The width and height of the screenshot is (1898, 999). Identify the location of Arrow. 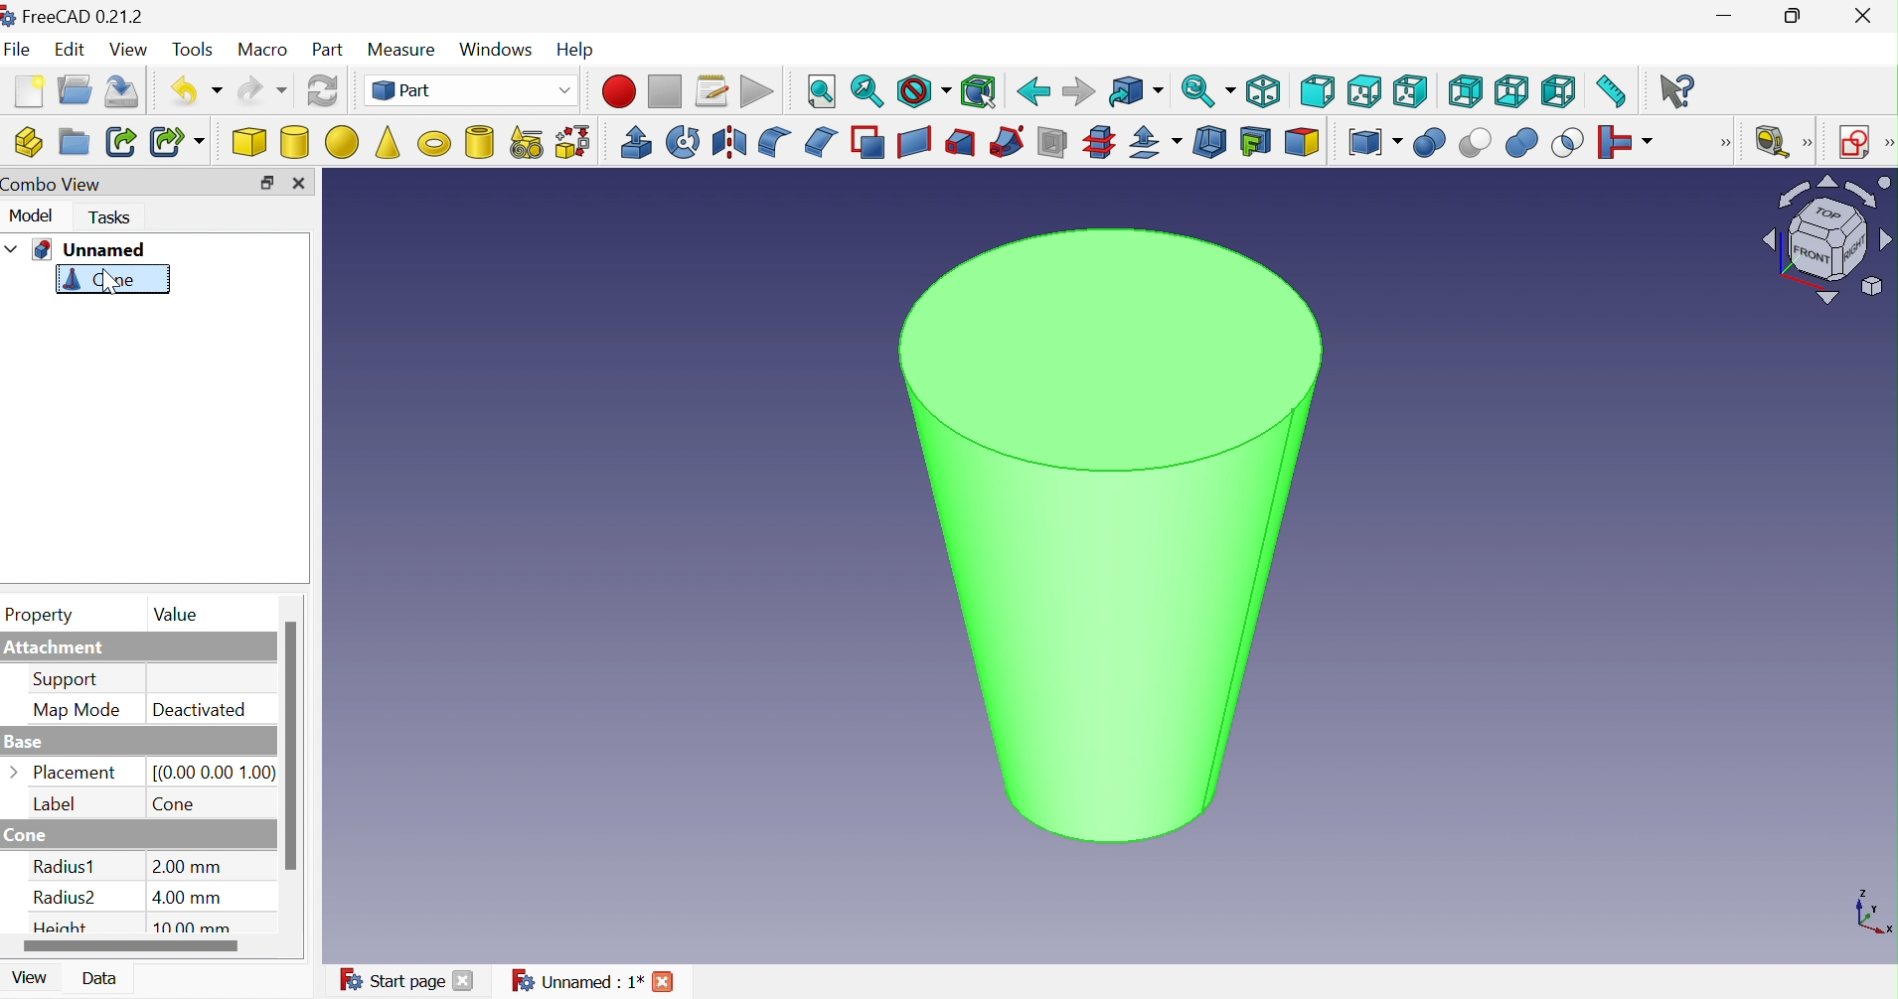
(15, 770).